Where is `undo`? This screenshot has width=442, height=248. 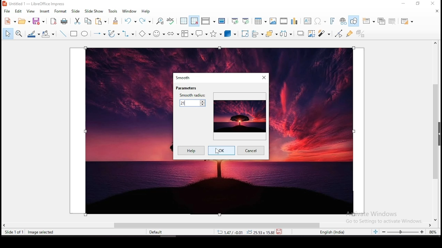 undo is located at coordinates (131, 21).